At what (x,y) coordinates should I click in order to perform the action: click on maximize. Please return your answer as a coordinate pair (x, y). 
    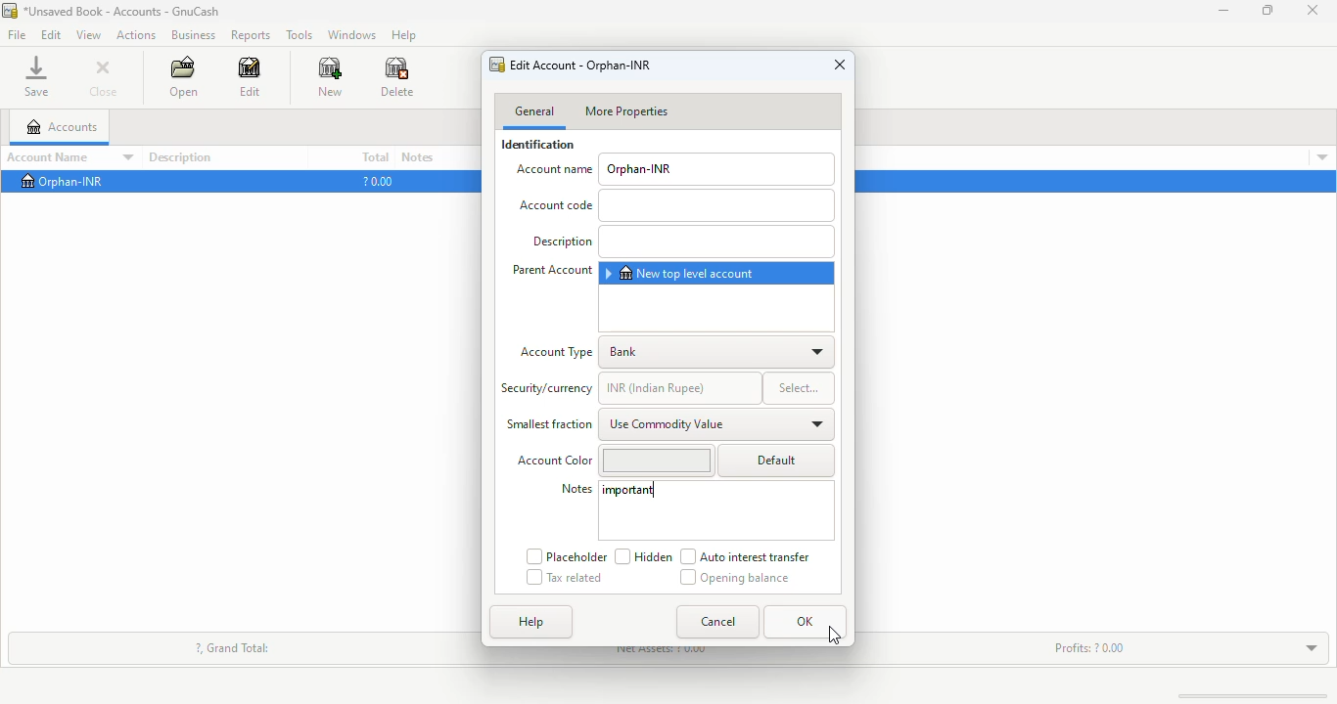
    Looking at the image, I should click on (1268, 11).